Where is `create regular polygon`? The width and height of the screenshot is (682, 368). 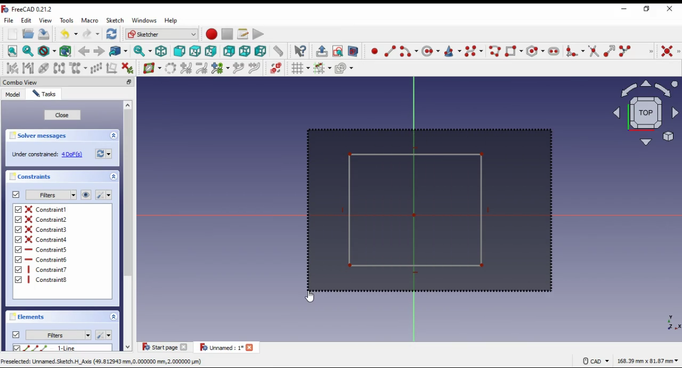
create regular polygon is located at coordinates (534, 51).